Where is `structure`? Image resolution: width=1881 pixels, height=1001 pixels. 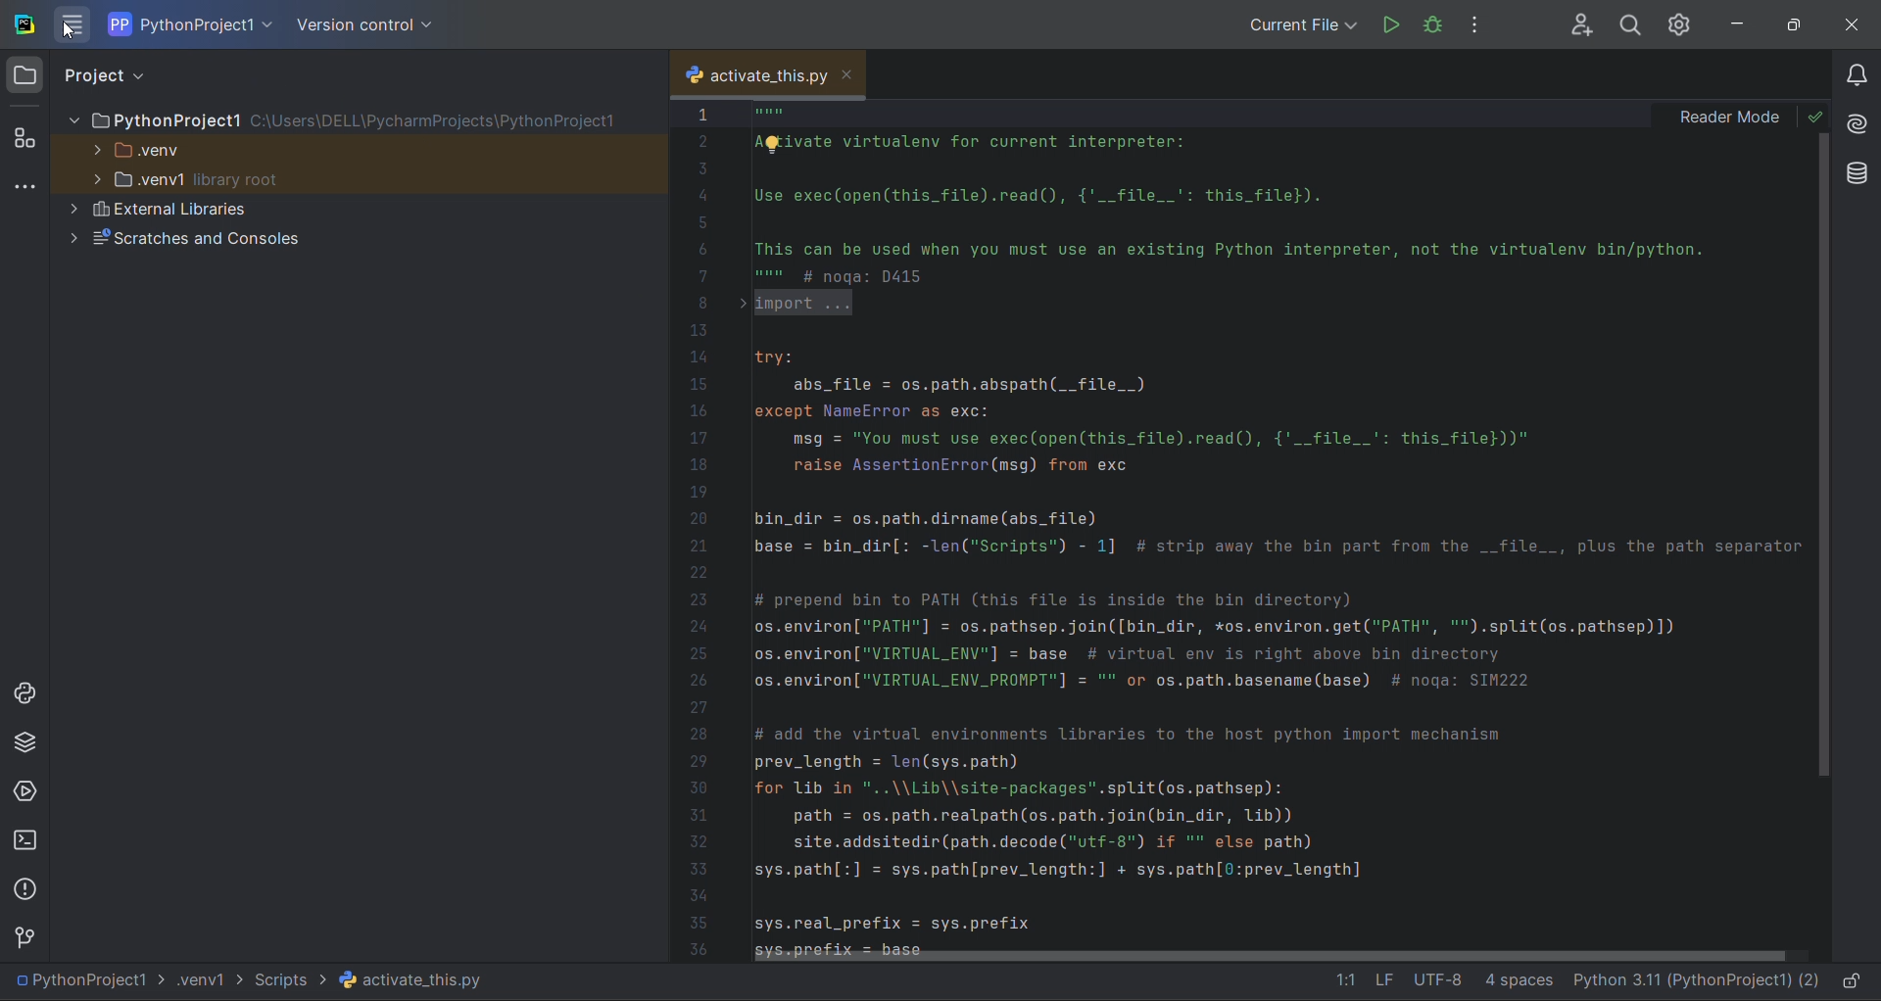
structure is located at coordinates (27, 134).